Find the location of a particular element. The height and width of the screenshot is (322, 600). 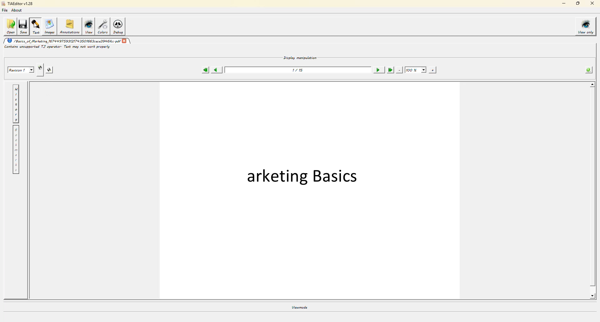

about is located at coordinates (18, 11).